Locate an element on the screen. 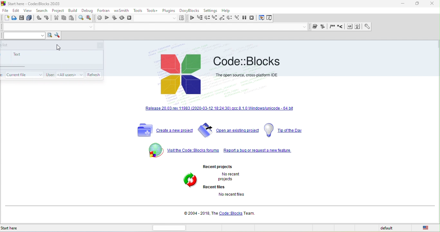 The image size is (440, 232). 2004-2018 the code blocks team is located at coordinates (221, 213).